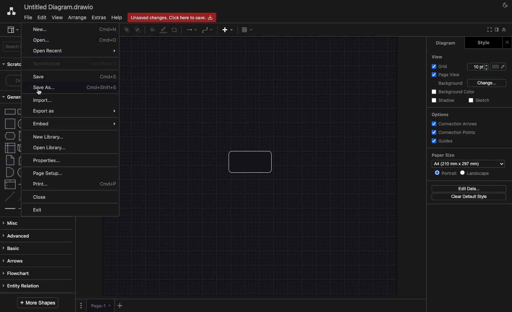  I want to click on Arrows, so click(13, 261).